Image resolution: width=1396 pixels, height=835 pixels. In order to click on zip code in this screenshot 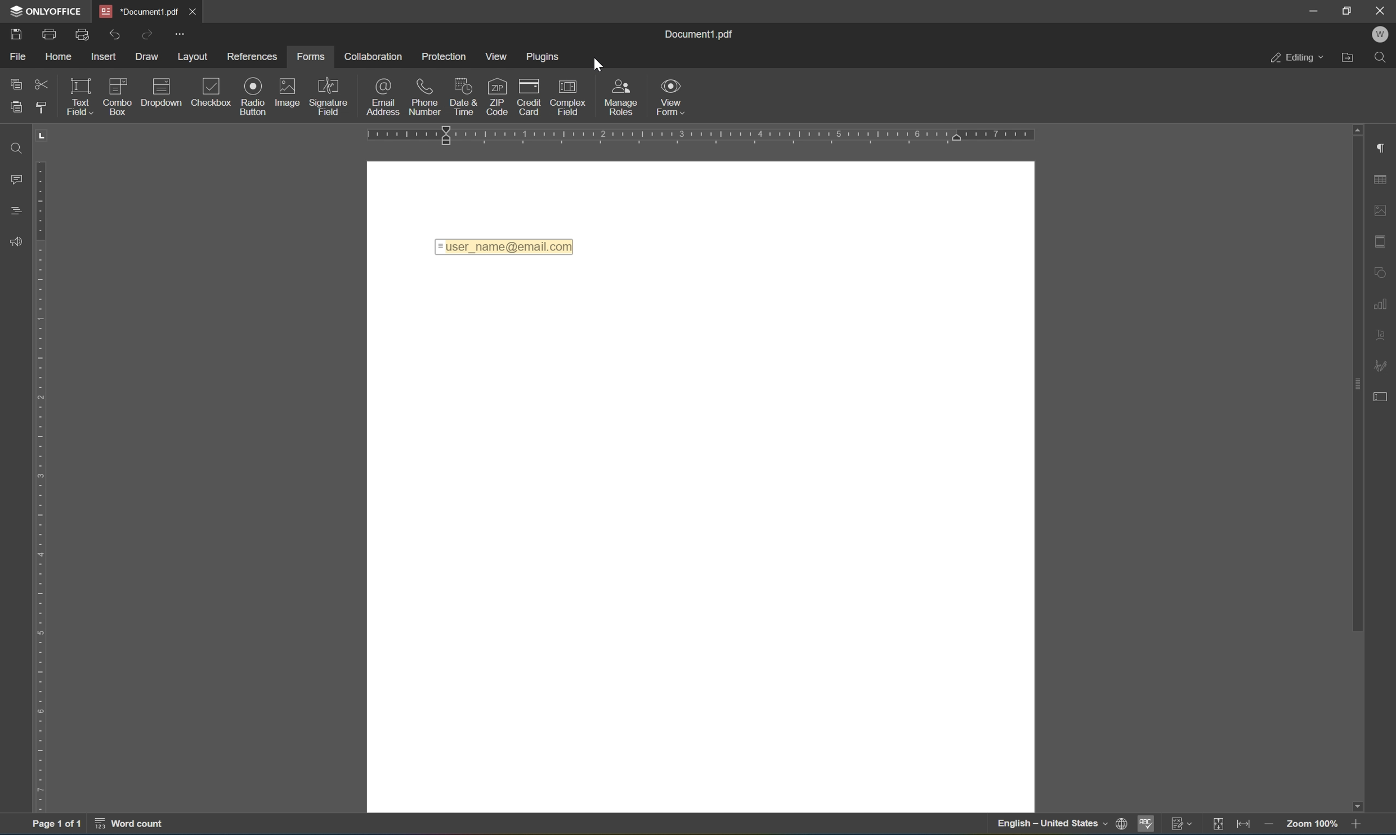, I will do `click(496, 87)`.